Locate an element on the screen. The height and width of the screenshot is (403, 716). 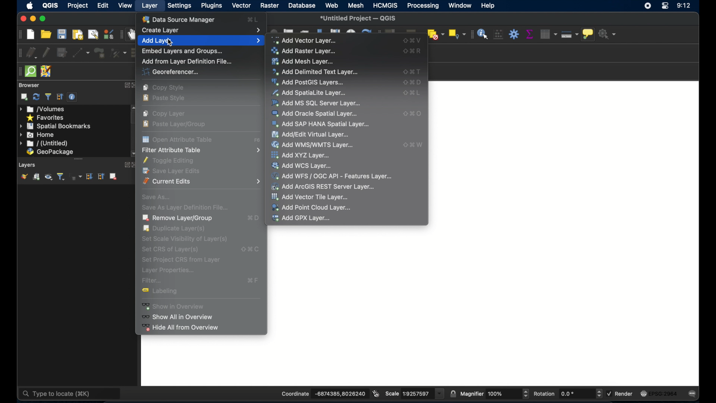
expand all is located at coordinates (89, 176).